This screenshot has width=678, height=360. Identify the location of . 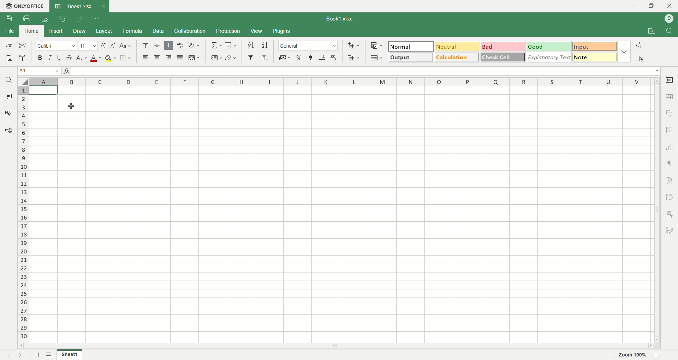
(256, 31).